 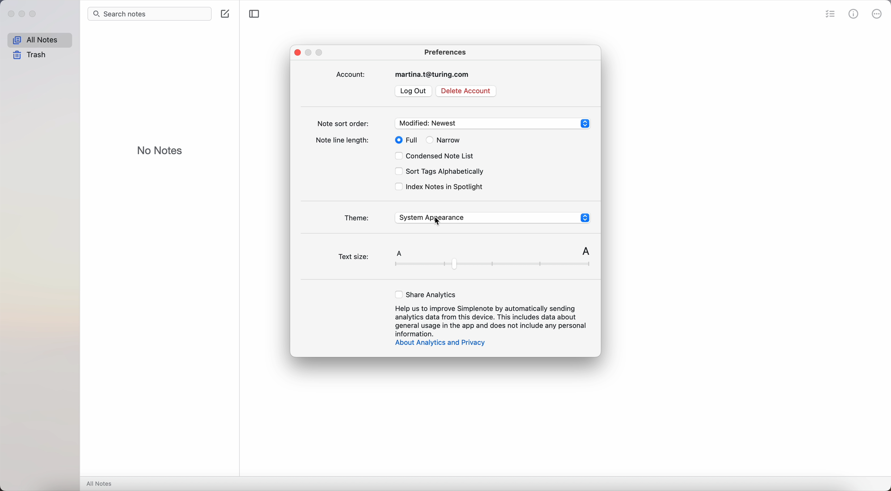 What do you see at coordinates (101, 483) in the screenshot?
I see `all notes` at bounding box center [101, 483].